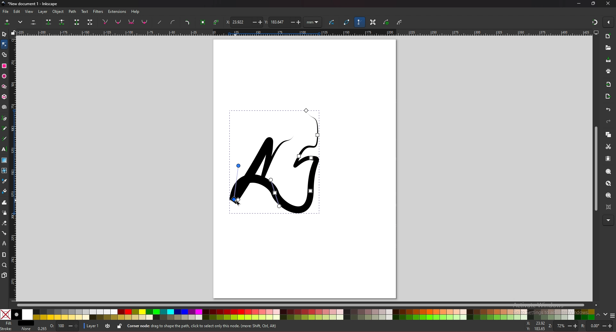  I want to click on show mask, so click(387, 22).